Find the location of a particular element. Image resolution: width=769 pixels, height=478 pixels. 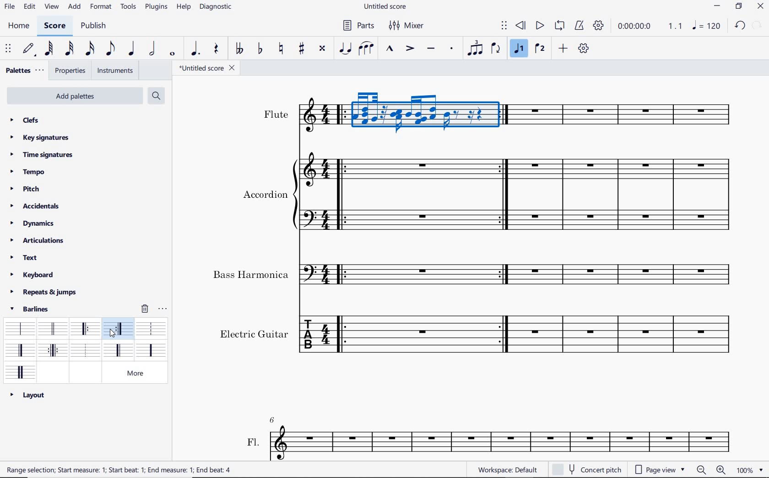

Instrument: Electric guitar is located at coordinates (624, 195).